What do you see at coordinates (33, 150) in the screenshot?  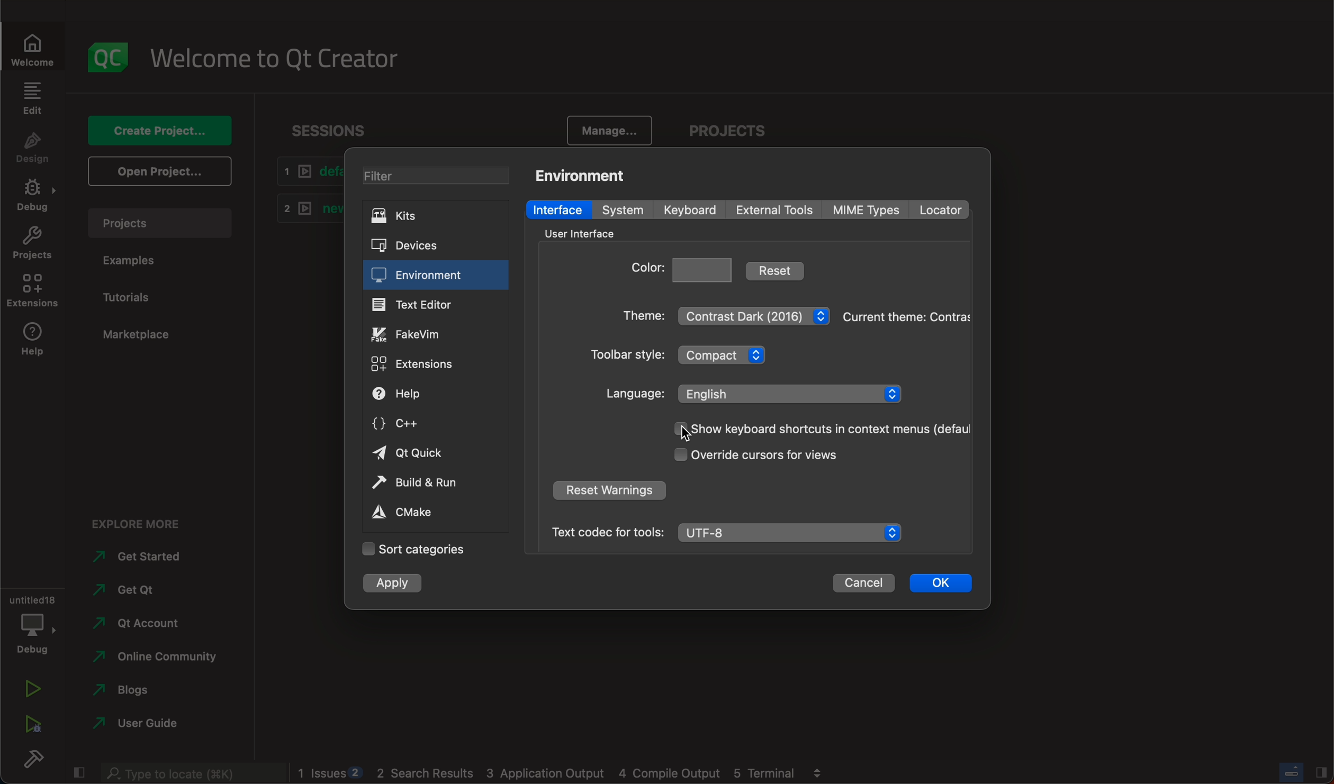 I see `design` at bounding box center [33, 150].